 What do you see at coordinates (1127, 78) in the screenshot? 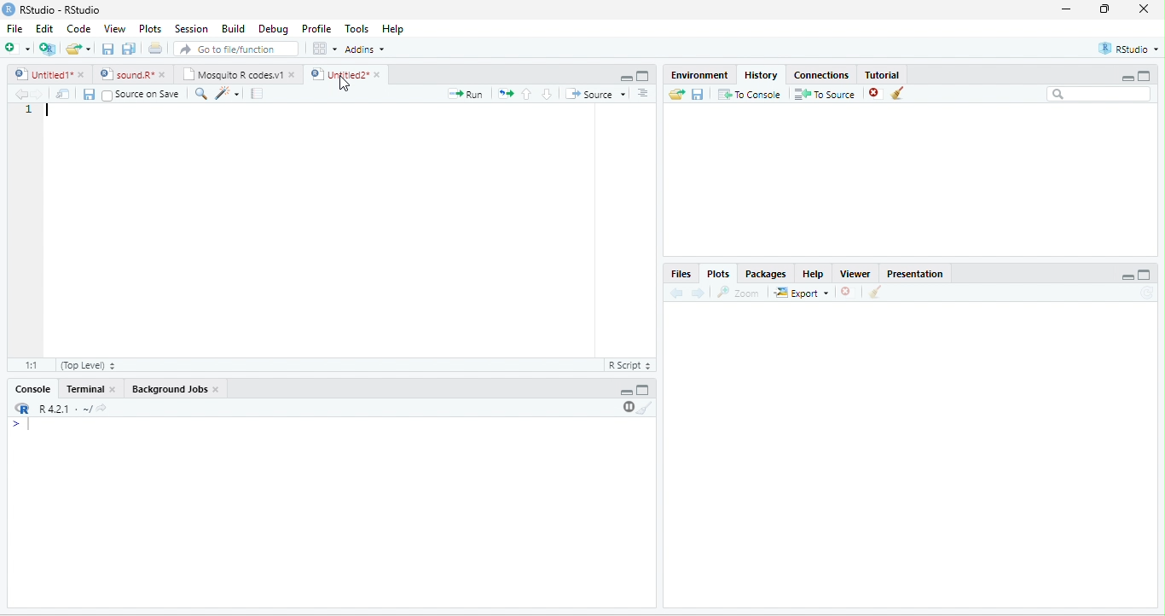
I see `minimize` at bounding box center [1127, 78].